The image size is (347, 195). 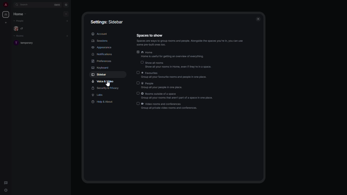 I want to click on disabled, so click(x=138, y=83).